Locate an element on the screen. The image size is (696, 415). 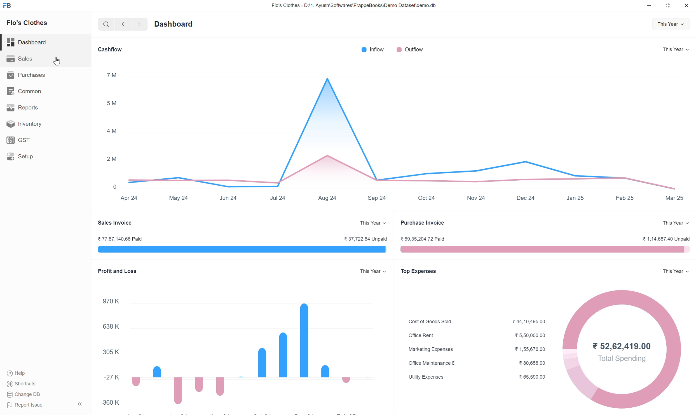
Office Maintenance E is located at coordinates (431, 364).